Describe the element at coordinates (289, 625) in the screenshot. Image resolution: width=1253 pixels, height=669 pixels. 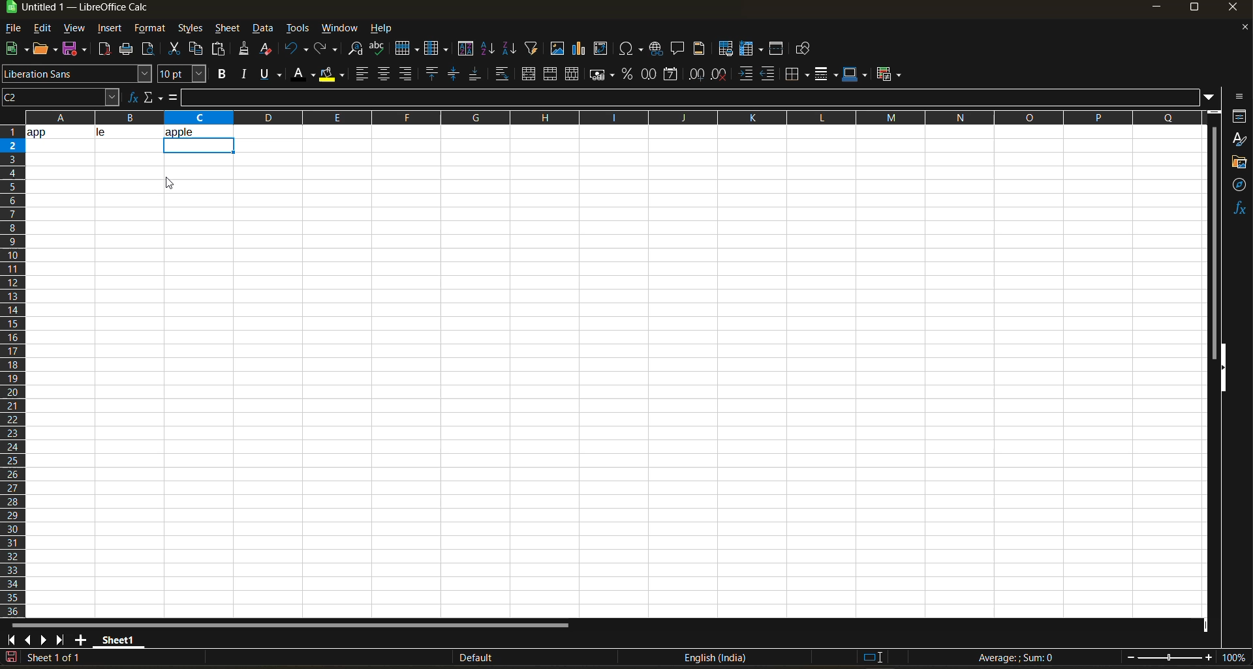
I see `horizontal scroll bar` at that location.